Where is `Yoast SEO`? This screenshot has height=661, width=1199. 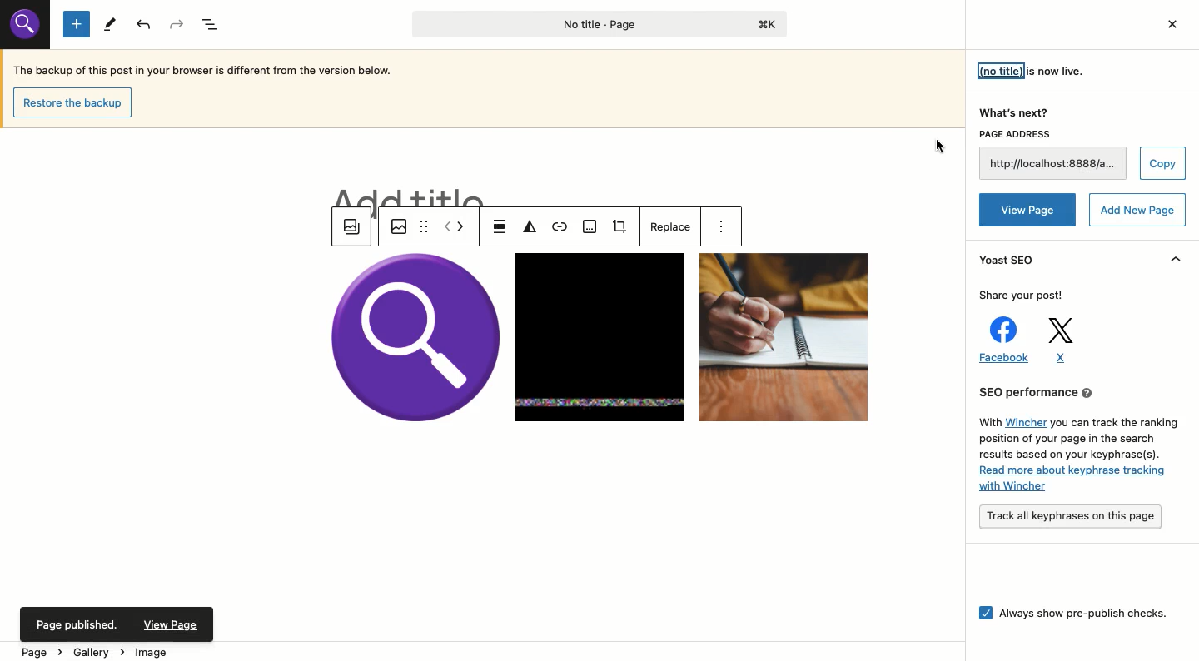
Yoast SEO is located at coordinates (1012, 264).